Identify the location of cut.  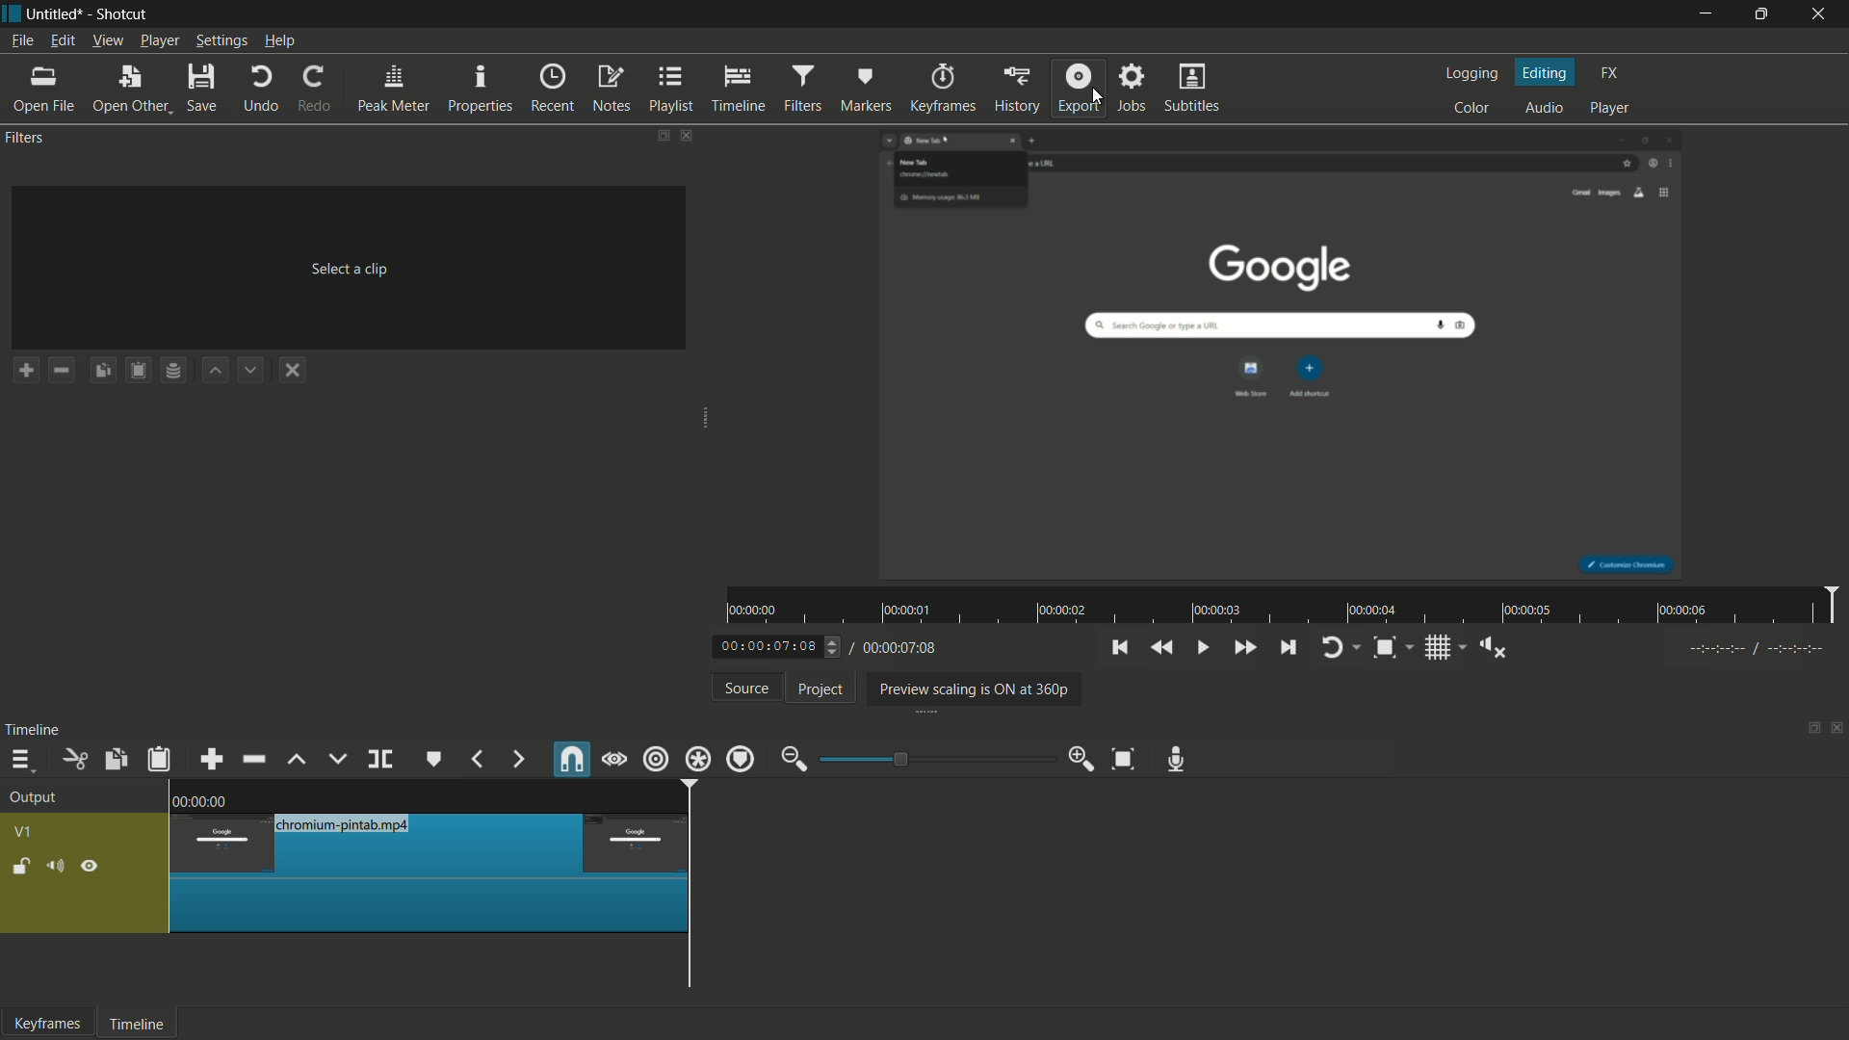
(74, 761).